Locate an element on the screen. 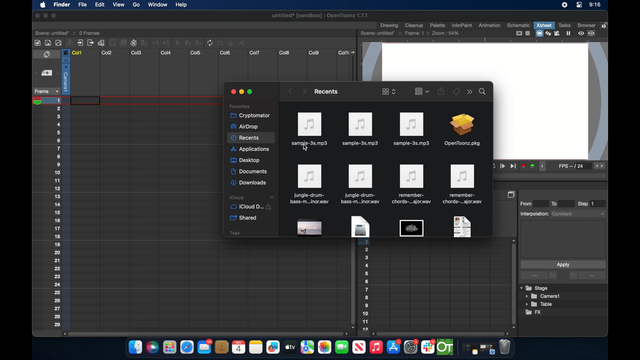 Image resolution: width=640 pixels, height=360 pixels. step is located at coordinates (587, 204).